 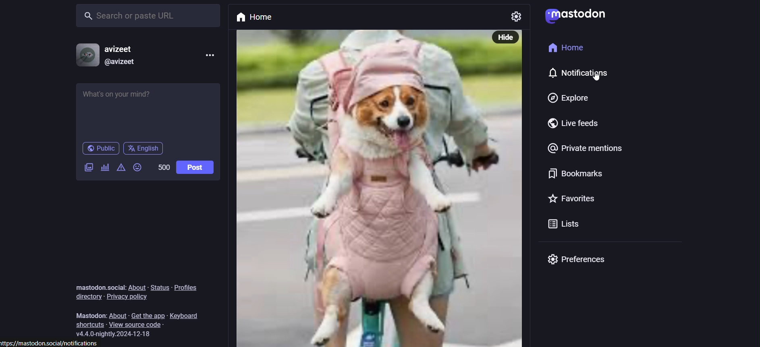 I want to click on word limit, so click(x=164, y=167).